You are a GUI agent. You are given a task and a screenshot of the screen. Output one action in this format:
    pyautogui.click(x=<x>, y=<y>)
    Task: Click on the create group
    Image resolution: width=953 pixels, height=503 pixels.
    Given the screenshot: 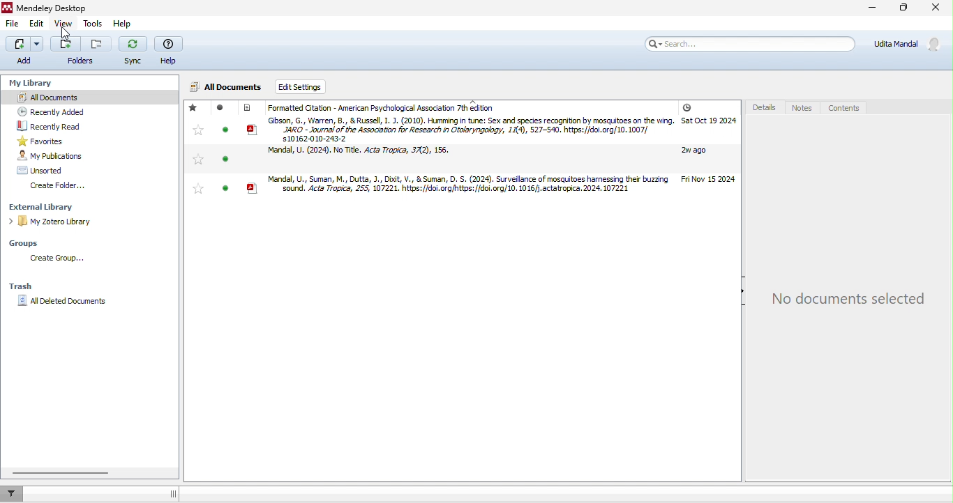 What is the action you would take?
    pyautogui.click(x=61, y=260)
    